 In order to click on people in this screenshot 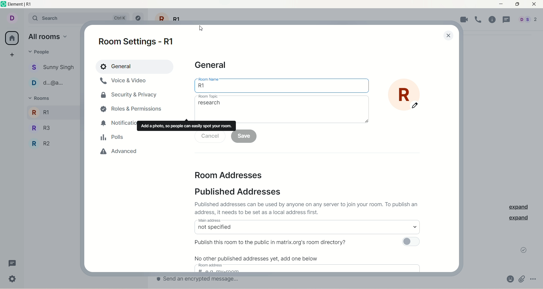, I will do `click(40, 53)`.